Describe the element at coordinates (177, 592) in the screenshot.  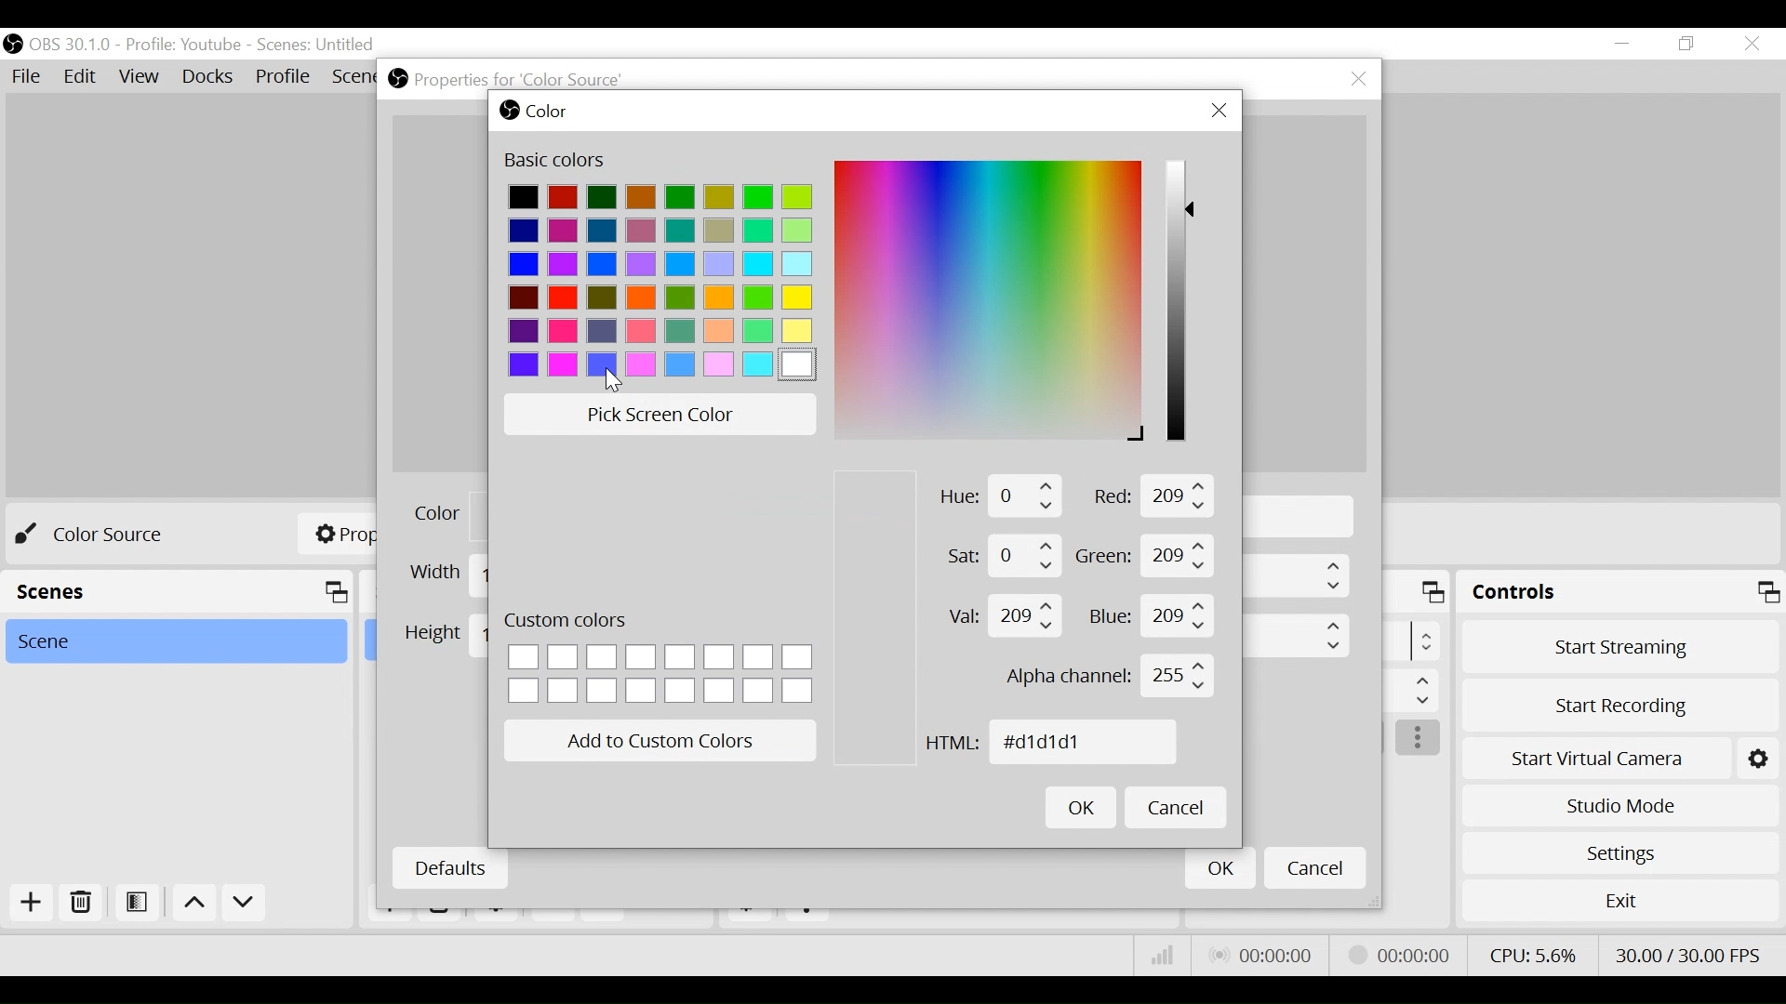
I see `Scenes` at that location.